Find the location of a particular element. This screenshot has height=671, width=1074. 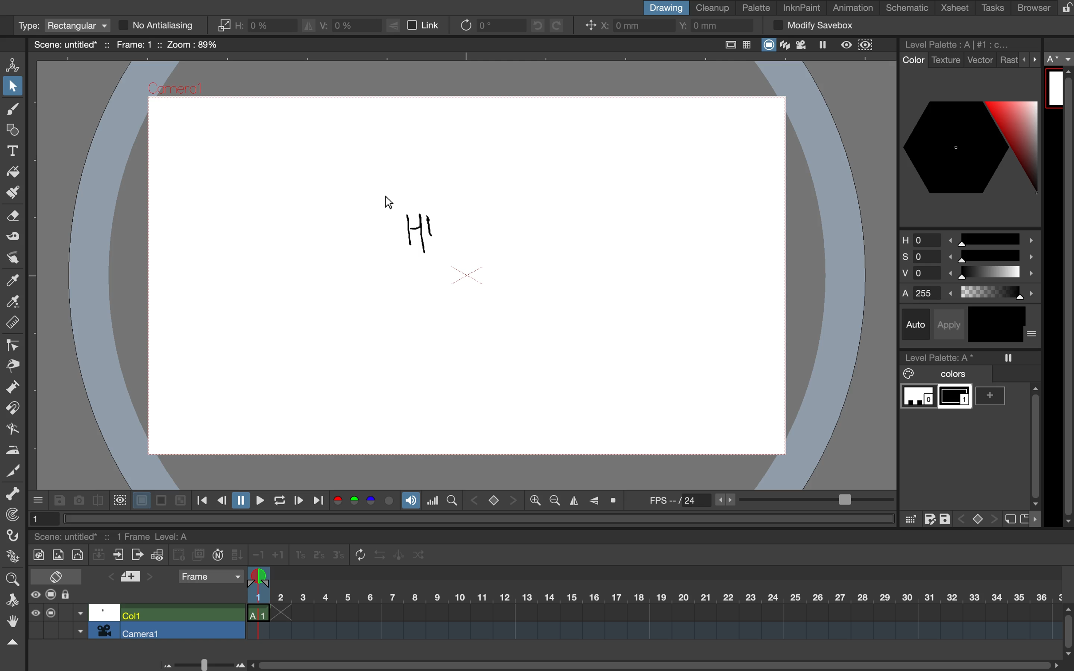

new toonz raster level is located at coordinates (36, 553).